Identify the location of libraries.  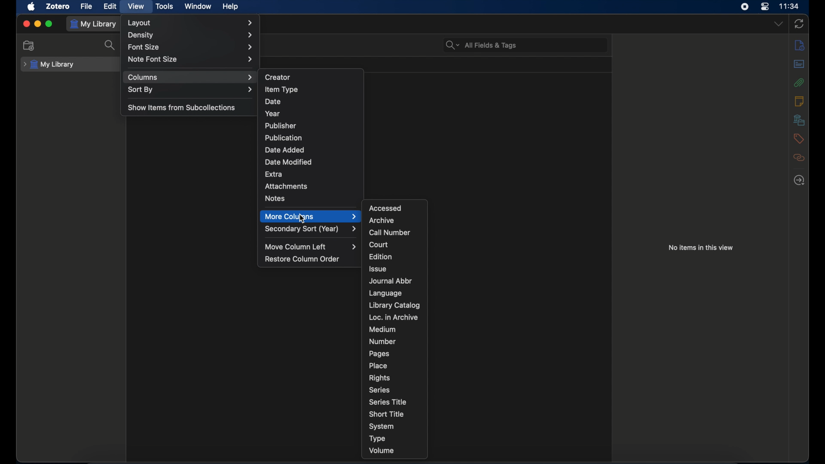
(799, 120).